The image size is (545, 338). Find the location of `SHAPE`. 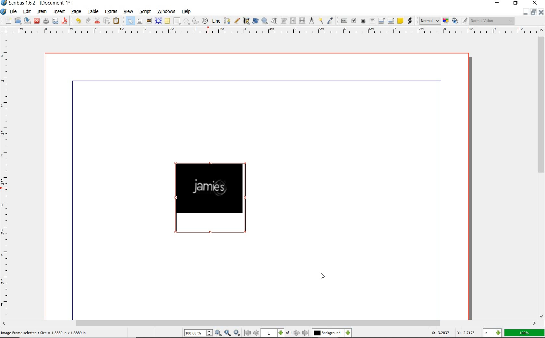

SHAPE is located at coordinates (177, 21).